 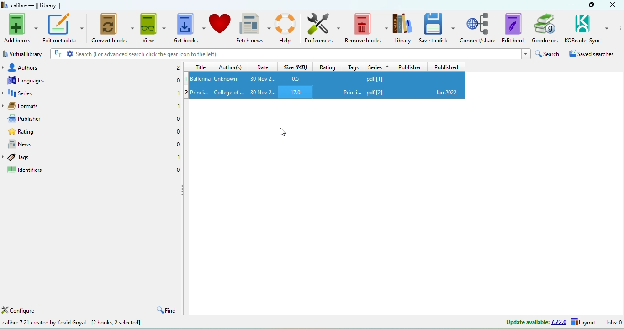 I want to click on 0.5, so click(x=295, y=77).